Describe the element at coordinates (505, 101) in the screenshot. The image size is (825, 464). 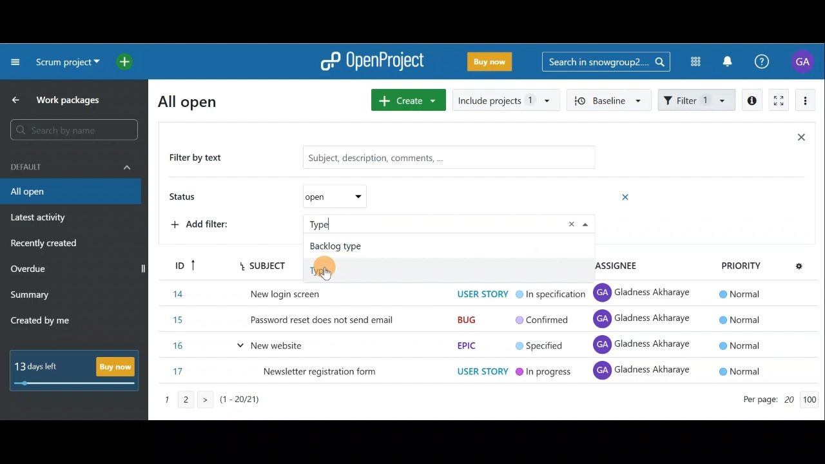
I see `Include projects` at that location.